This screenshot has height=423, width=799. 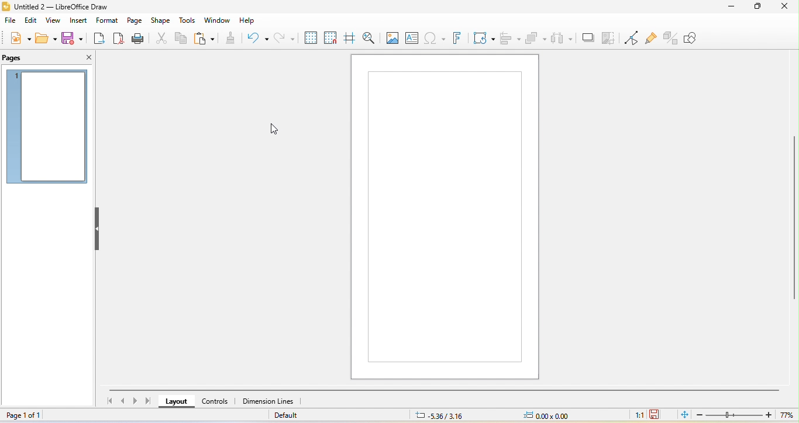 What do you see at coordinates (411, 38) in the screenshot?
I see `text box` at bounding box center [411, 38].